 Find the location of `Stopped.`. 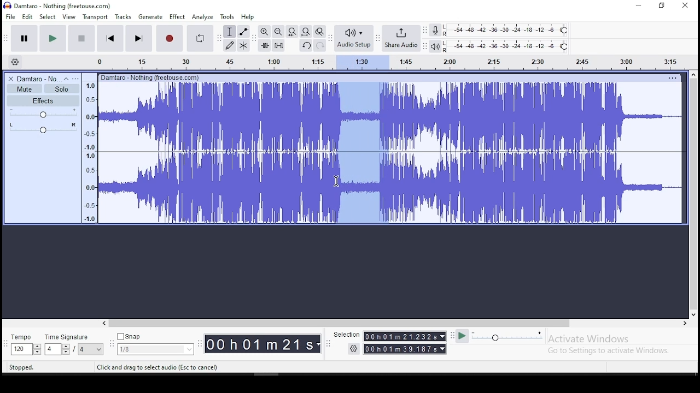

Stopped. is located at coordinates (21, 367).